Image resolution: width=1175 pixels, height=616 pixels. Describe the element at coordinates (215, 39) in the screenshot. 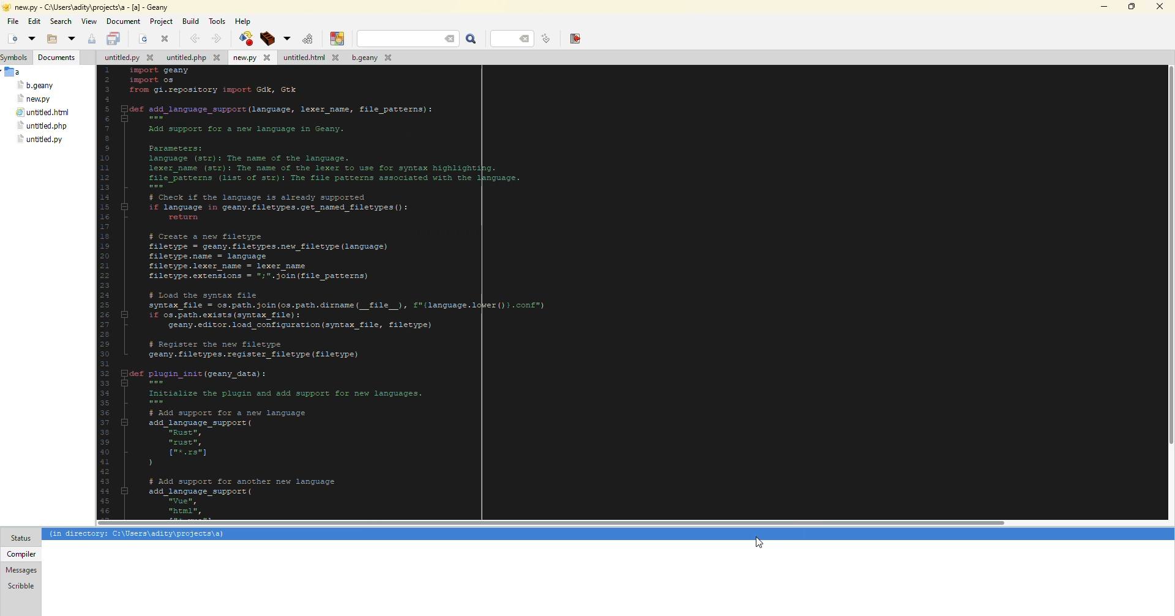

I see `forward` at that location.